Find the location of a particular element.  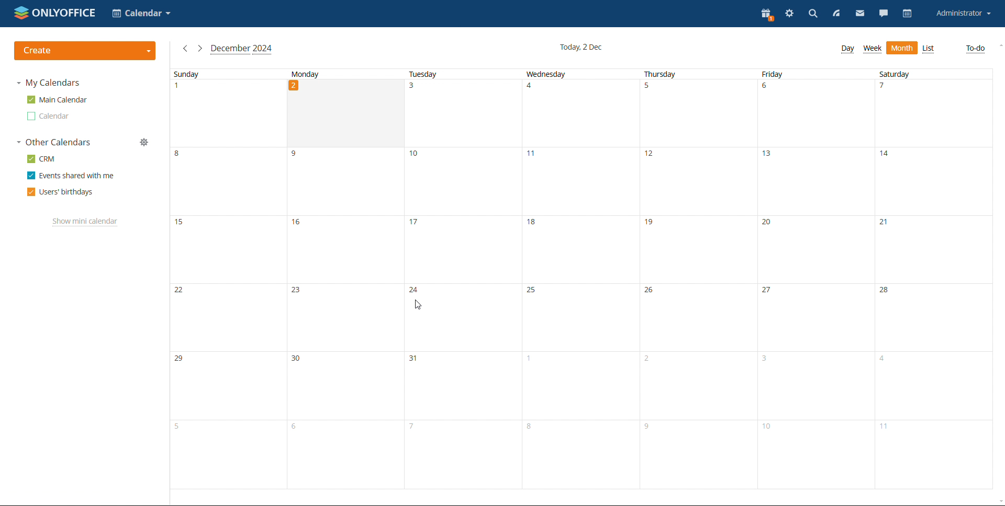

manage is located at coordinates (144, 142).